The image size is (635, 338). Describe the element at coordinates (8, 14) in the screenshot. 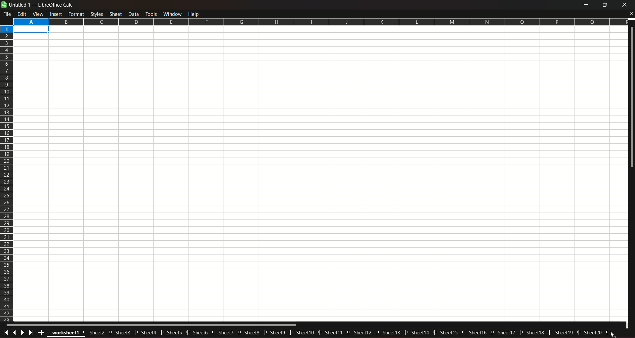

I see `file` at that location.